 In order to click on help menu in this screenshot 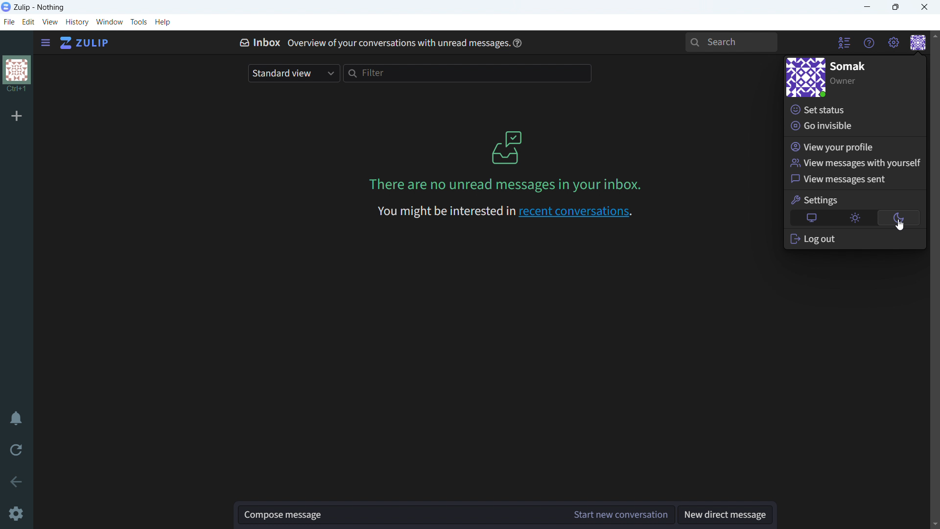, I will do `click(869, 42)`.